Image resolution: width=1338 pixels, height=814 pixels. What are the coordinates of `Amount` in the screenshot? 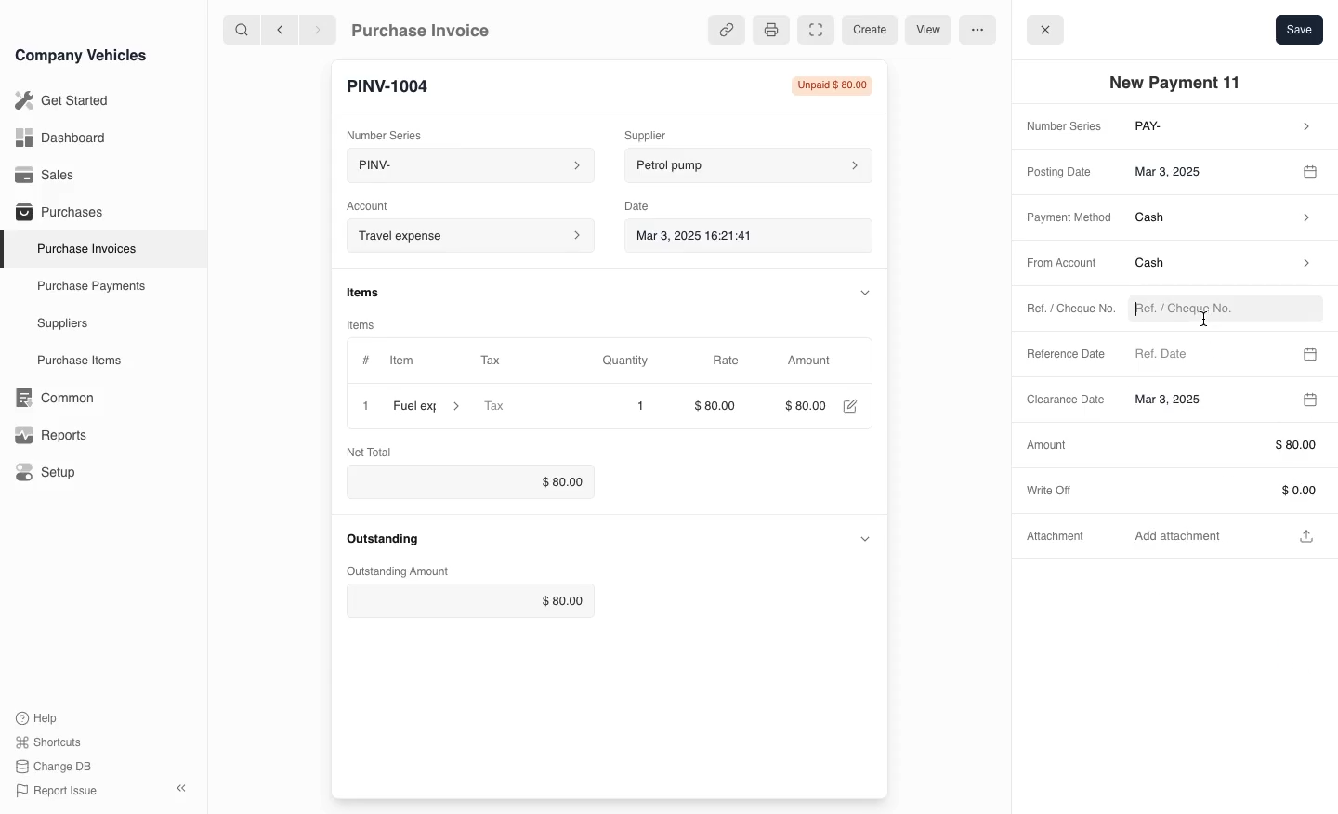 It's located at (811, 361).